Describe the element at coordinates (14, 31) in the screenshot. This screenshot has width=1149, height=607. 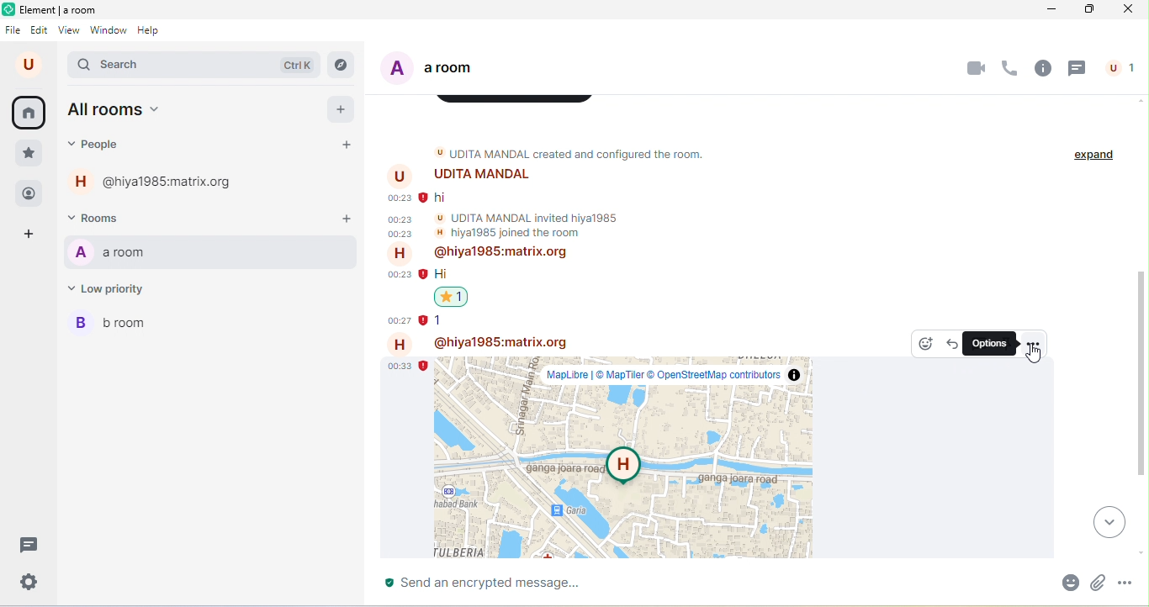
I see `file` at that location.